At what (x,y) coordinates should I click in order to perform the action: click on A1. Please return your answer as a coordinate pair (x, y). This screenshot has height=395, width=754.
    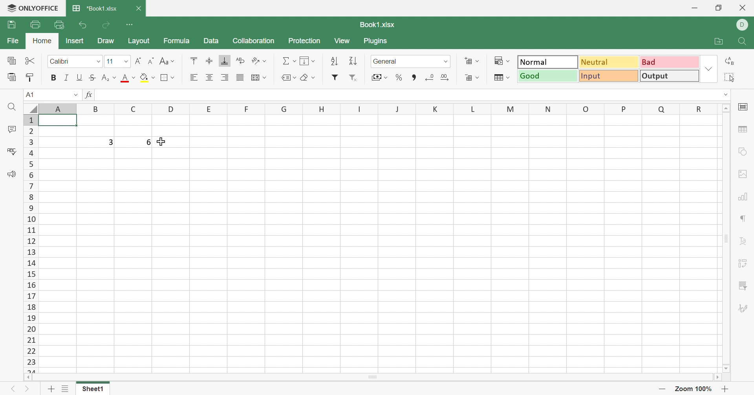
    Looking at the image, I should click on (33, 95).